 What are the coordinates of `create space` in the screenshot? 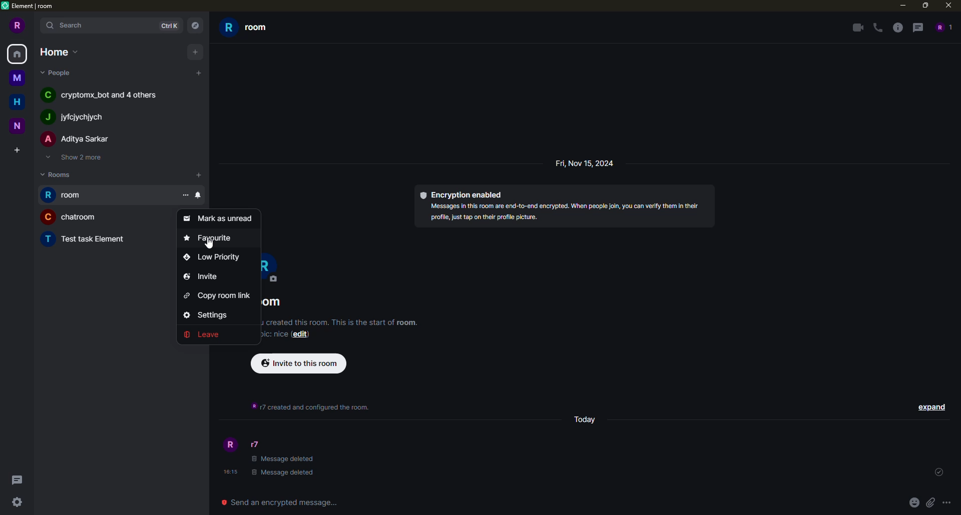 It's located at (18, 146).